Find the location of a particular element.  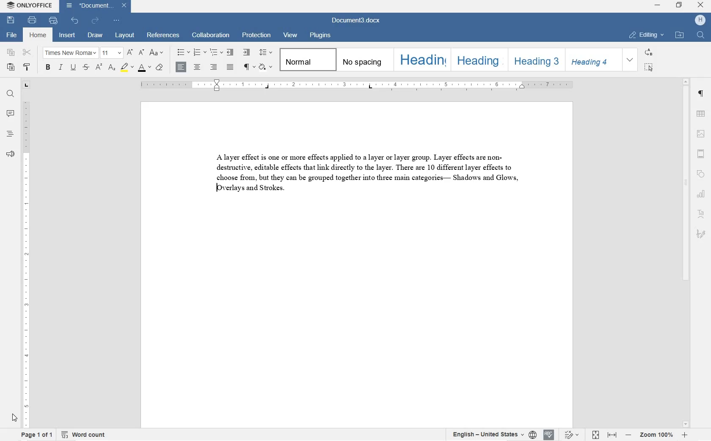

SUPERSCRIPT is located at coordinates (99, 68).